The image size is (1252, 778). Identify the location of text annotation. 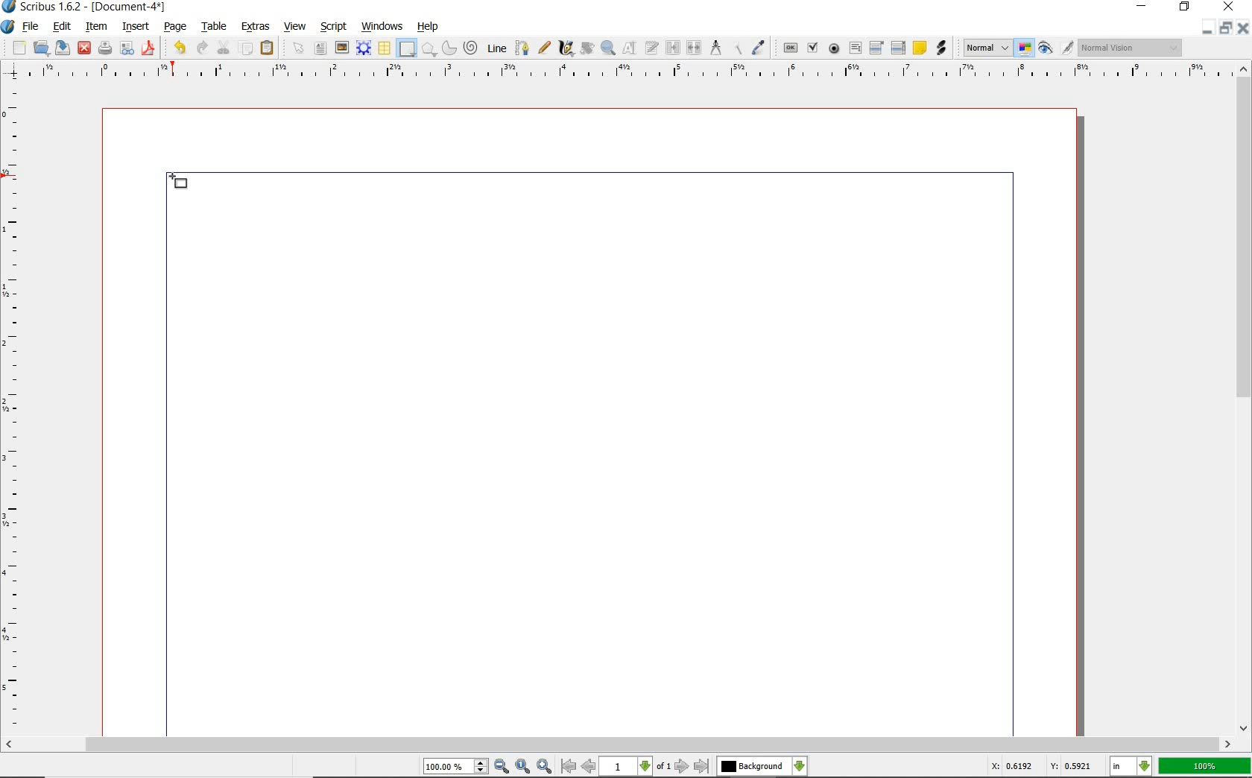
(920, 48).